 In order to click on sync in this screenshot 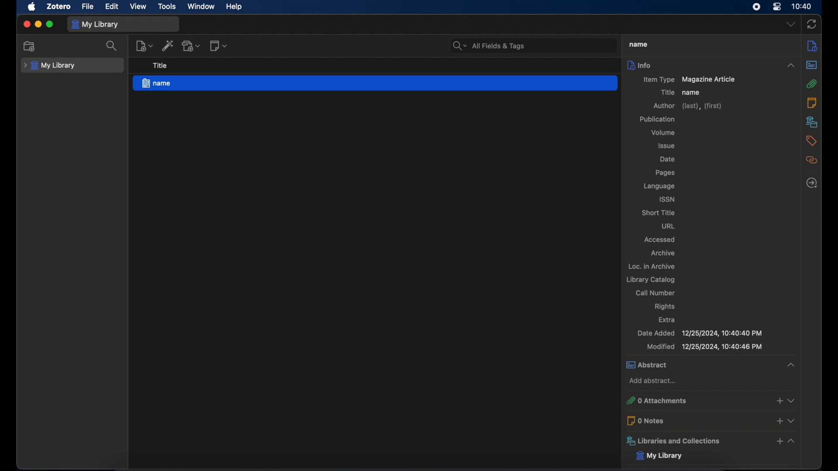, I will do `click(812, 25)`.